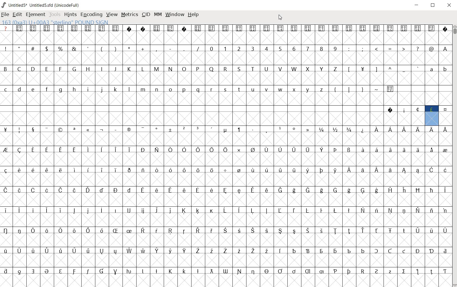  What do you see at coordinates (54, 15) in the screenshot?
I see `TOOLS` at bounding box center [54, 15].